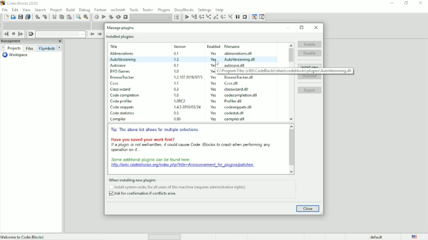 Image resolution: width=428 pixels, height=240 pixels. I want to click on Have you saved your work first? If plugin is not well-written, it could cause Code Blocks Io crash when performing any operation on it., so click(191, 145).